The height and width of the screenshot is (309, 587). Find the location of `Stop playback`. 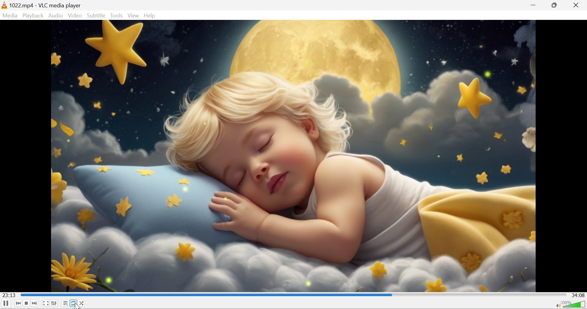

Stop playback is located at coordinates (28, 303).